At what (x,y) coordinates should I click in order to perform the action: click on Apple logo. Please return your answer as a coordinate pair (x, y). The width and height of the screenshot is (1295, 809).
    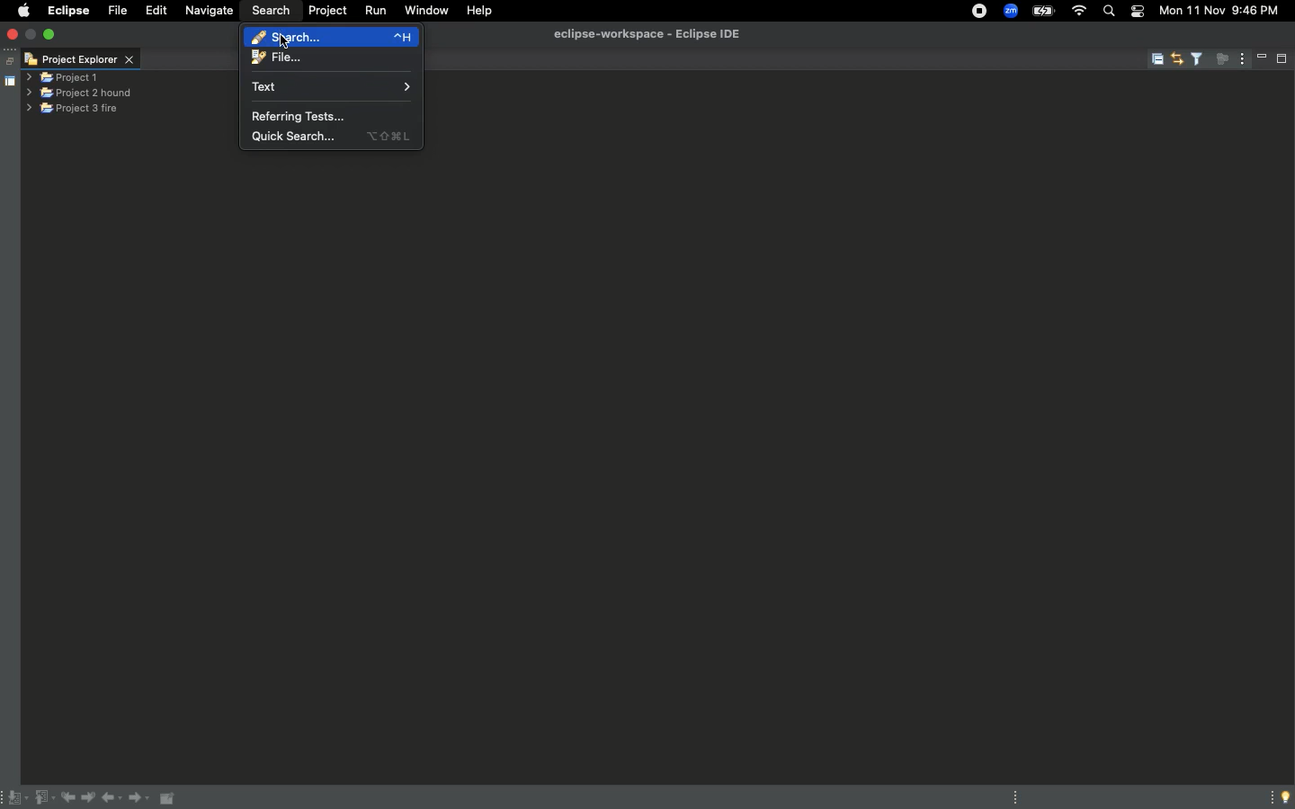
    Looking at the image, I should click on (24, 10).